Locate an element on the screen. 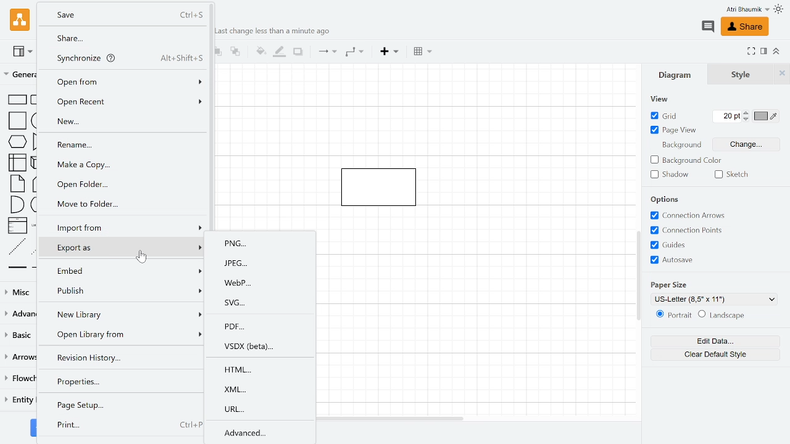  Change background is located at coordinates (746, 144).